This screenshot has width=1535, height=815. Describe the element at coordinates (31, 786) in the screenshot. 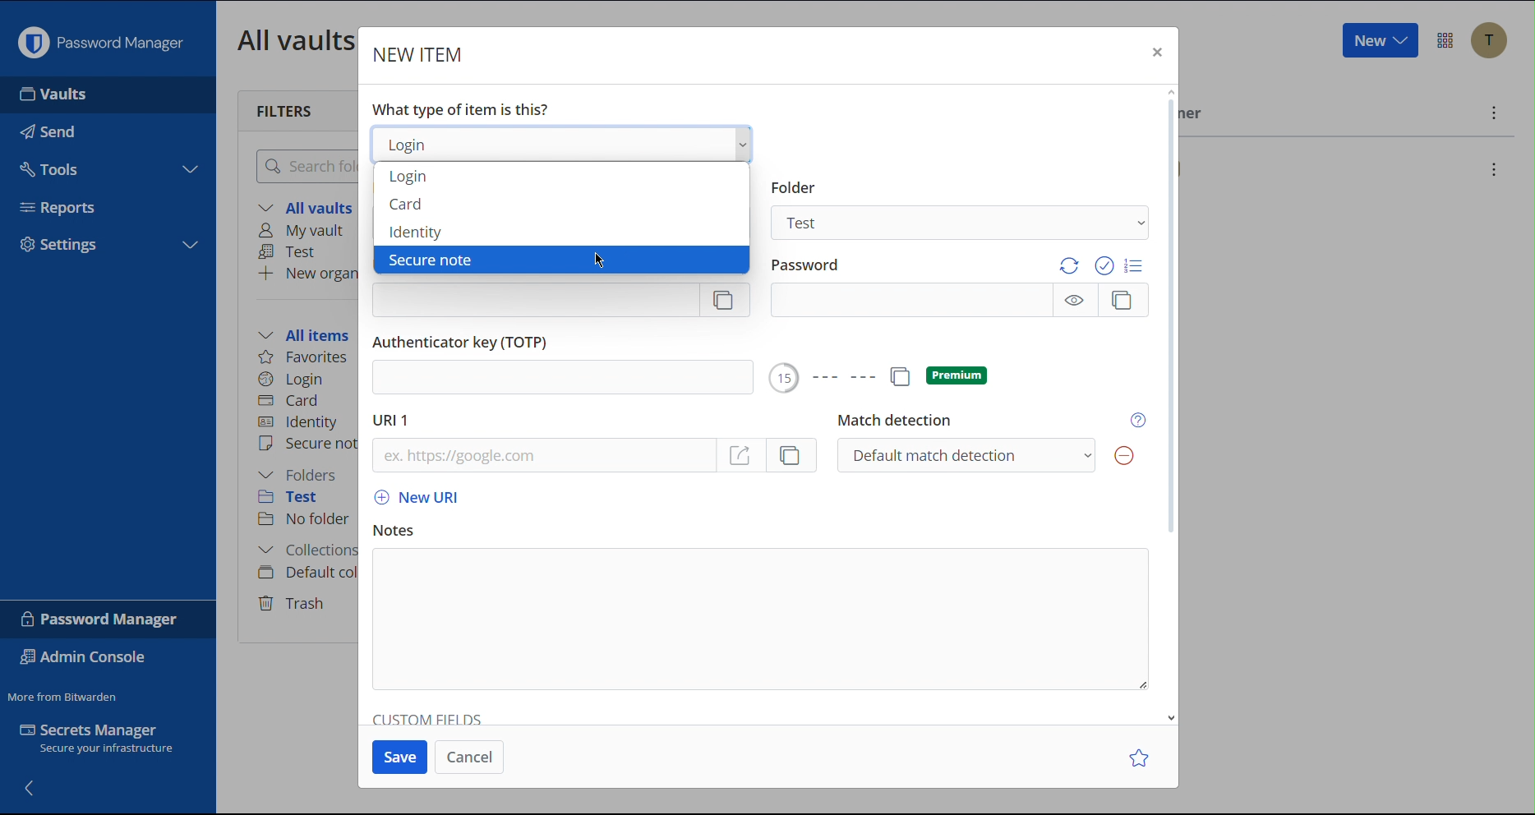

I see `Back` at that location.